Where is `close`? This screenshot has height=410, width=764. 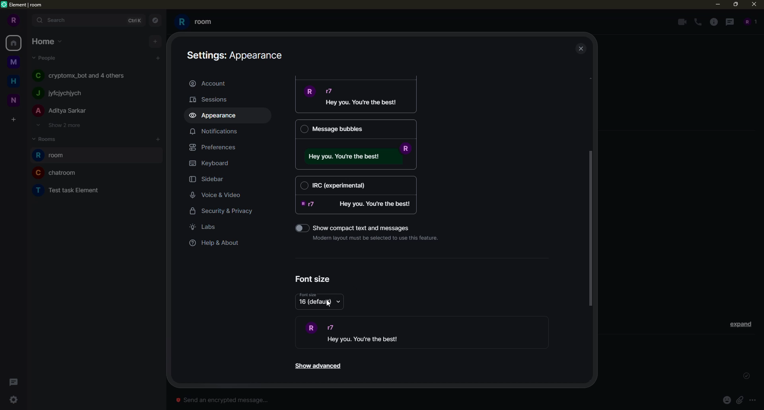
close is located at coordinates (755, 4).